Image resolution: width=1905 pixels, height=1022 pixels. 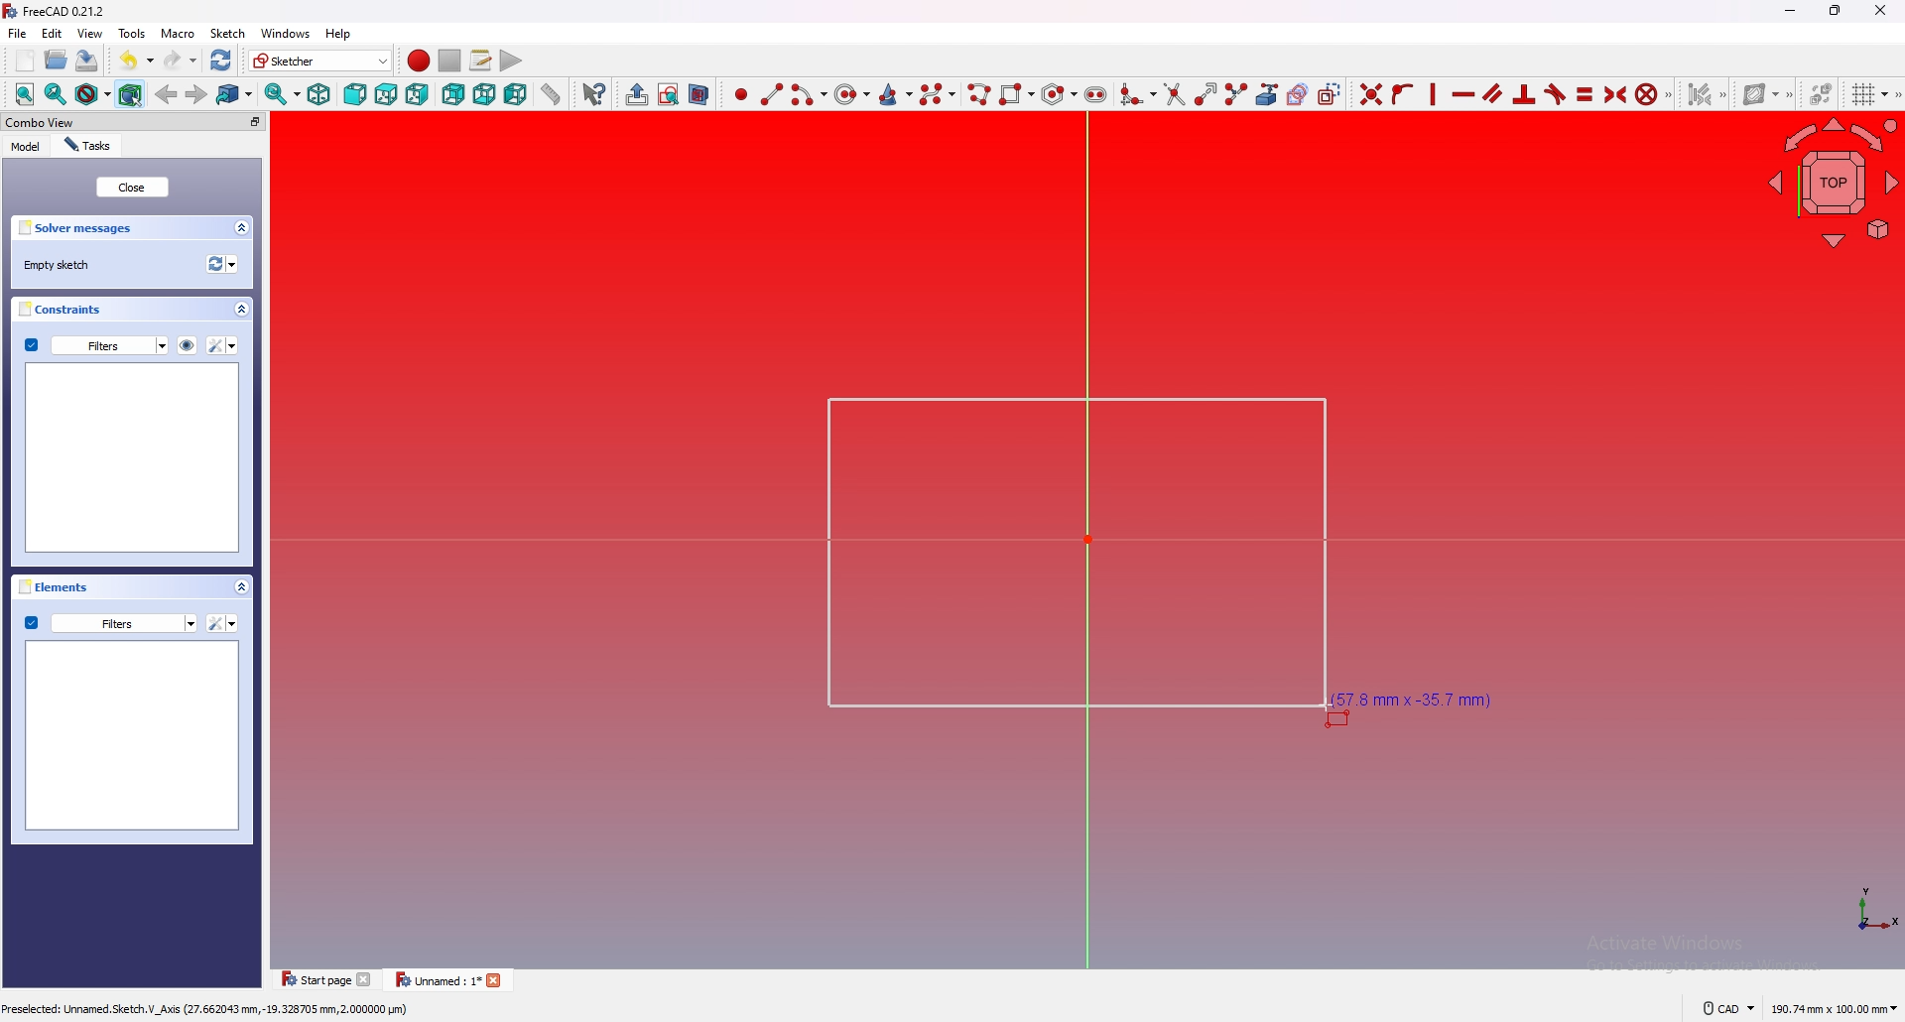 What do you see at coordinates (133, 187) in the screenshot?
I see `close` at bounding box center [133, 187].